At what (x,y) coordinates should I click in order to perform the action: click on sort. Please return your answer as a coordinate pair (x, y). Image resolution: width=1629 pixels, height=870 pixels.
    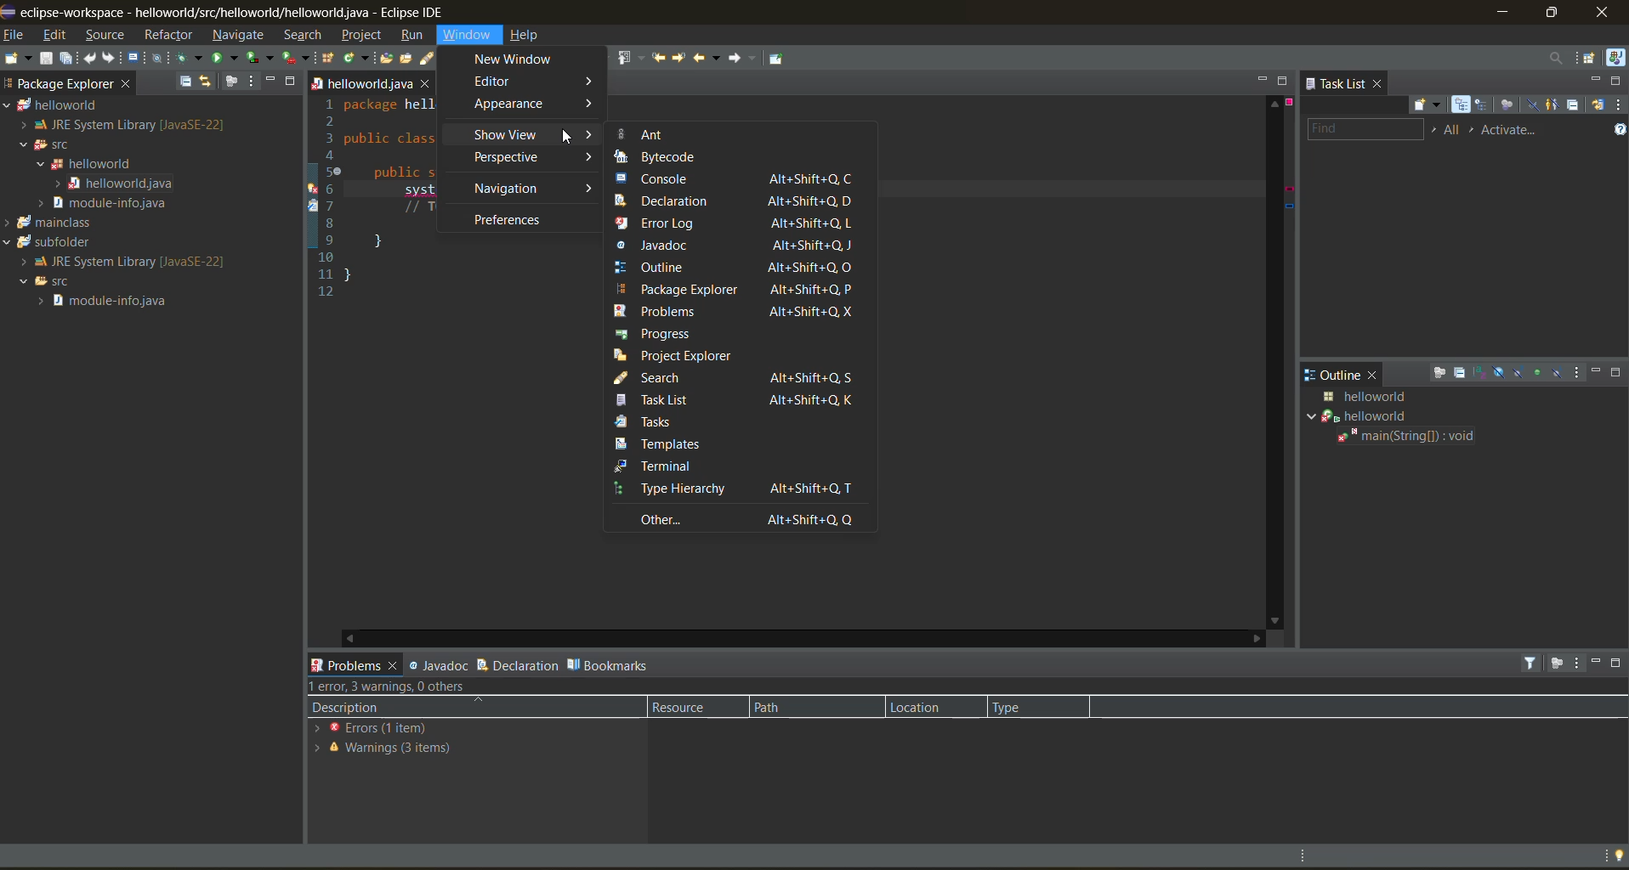
    Looking at the image, I should click on (1484, 374).